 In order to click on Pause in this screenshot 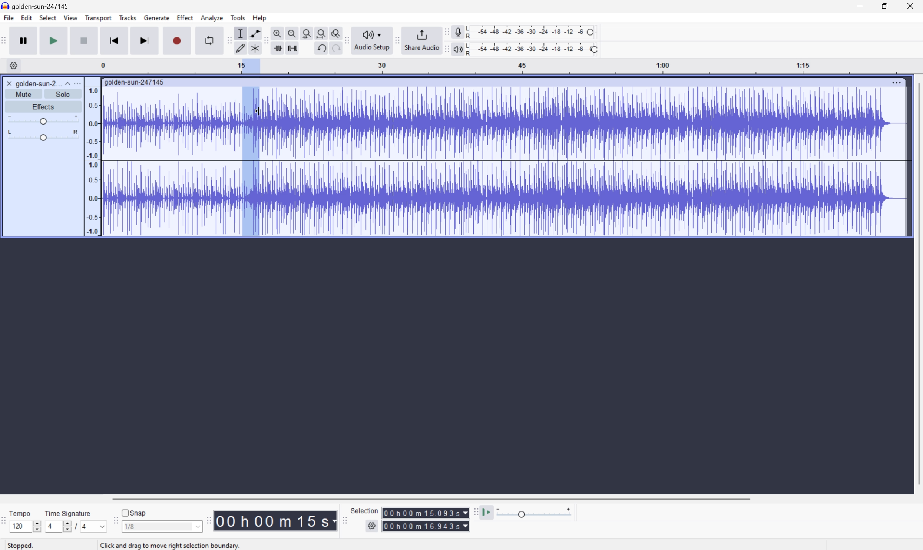, I will do `click(23, 40)`.